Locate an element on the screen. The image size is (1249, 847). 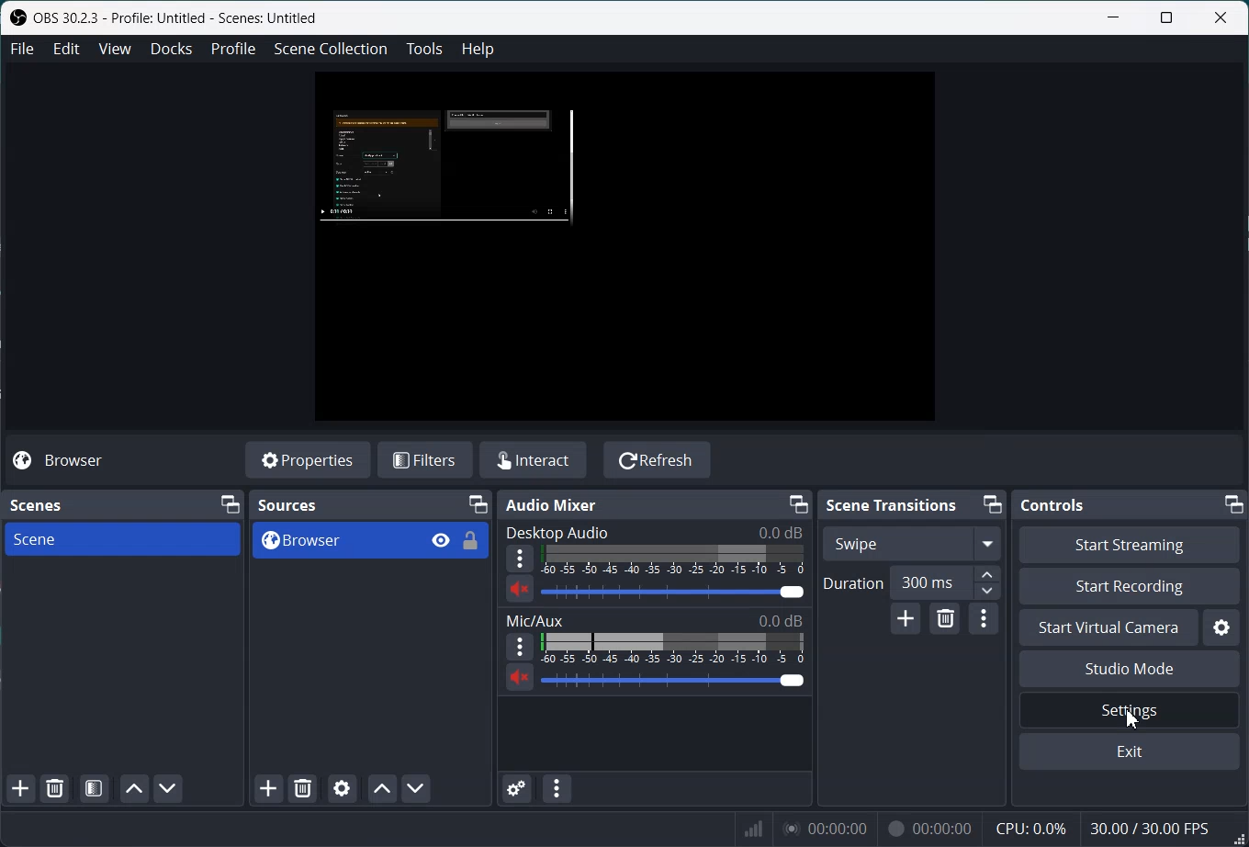
Volume Indicator is located at coordinates (675, 560).